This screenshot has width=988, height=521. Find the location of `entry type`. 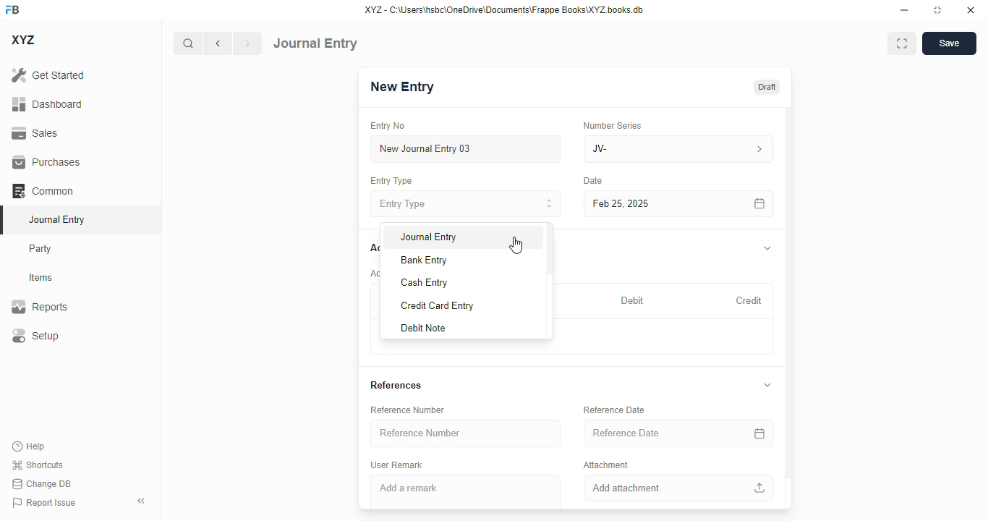

entry type is located at coordinates (465, 203).